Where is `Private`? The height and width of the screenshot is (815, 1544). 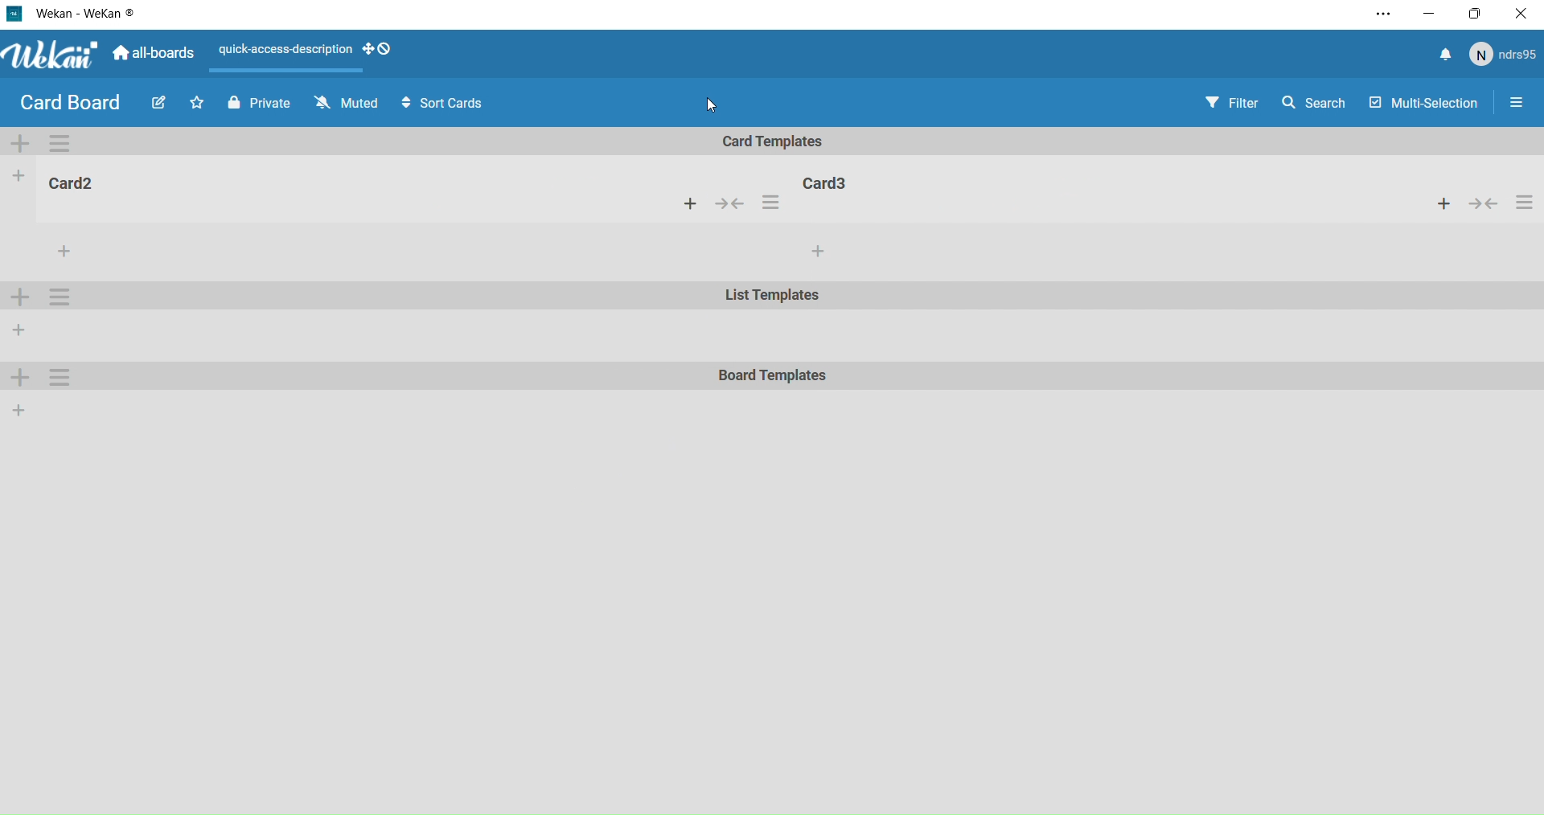
Private is located at coordinates (257, 104).